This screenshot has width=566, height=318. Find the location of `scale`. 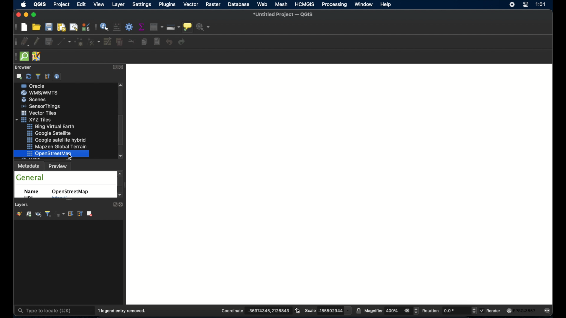

scale is located at coordinates (328, 310).